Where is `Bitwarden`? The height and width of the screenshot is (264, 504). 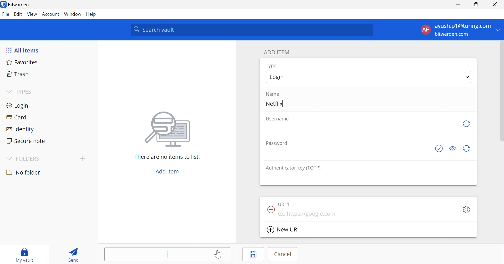 Bitwarden is located at coordinates (15, 4).